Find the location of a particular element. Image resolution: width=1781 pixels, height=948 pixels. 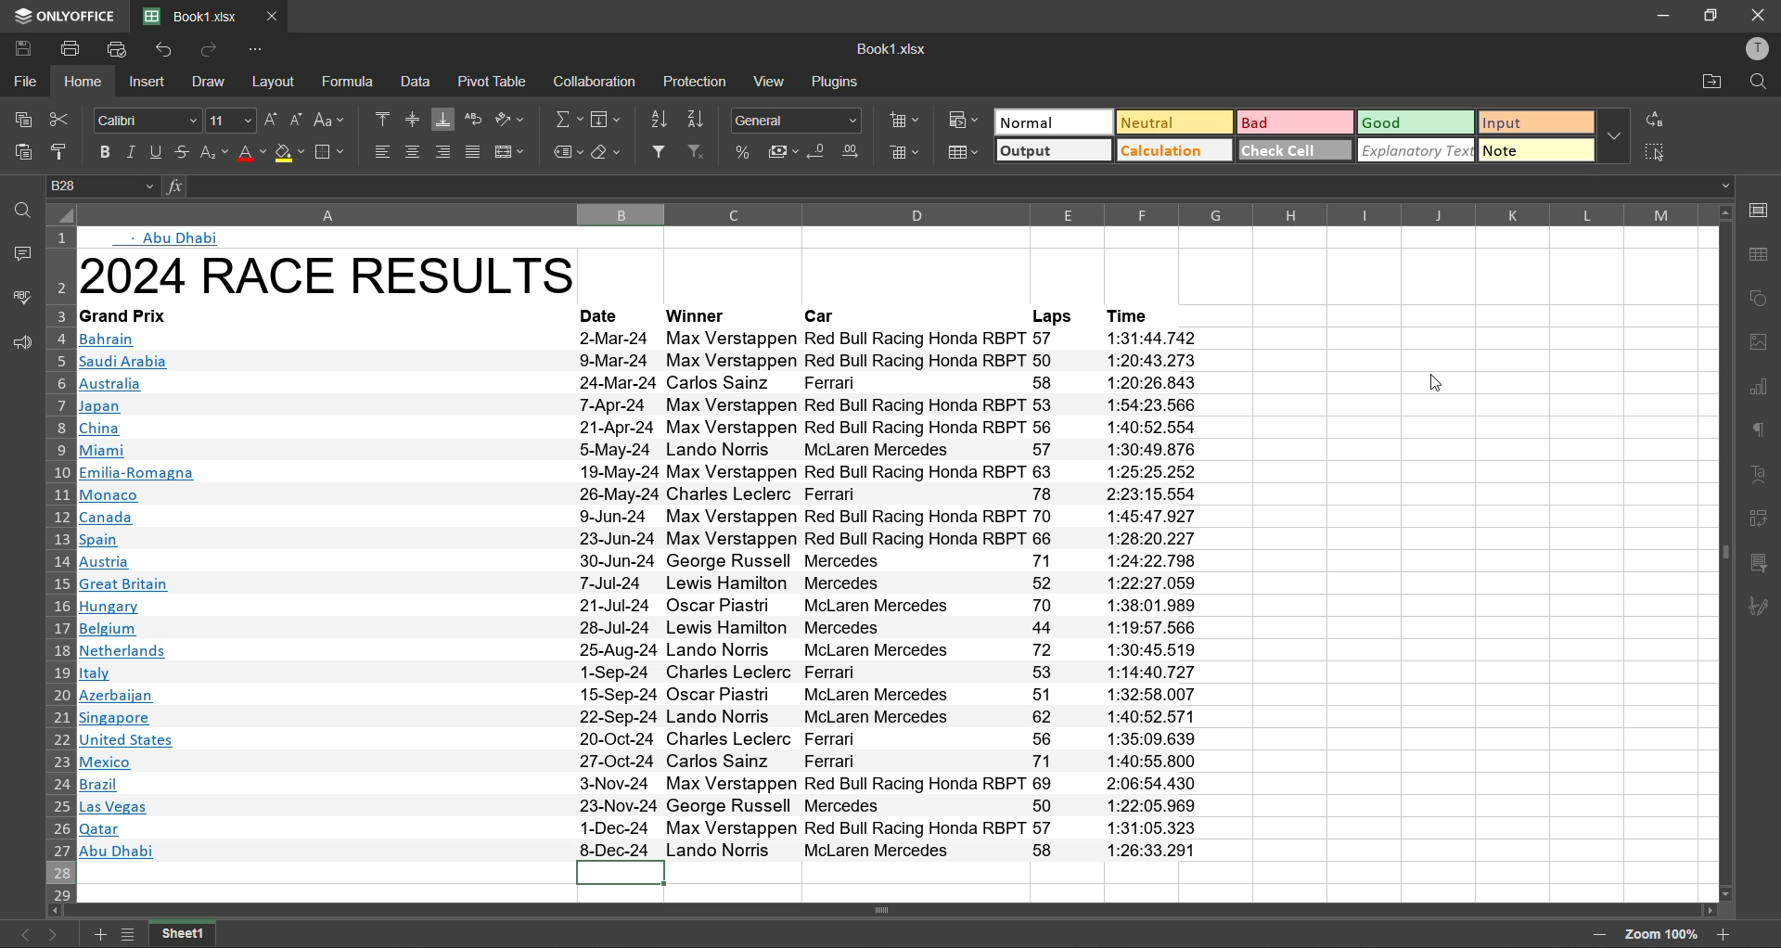

Junited States 20-Oct-24 Charles Leclerc Ferrari 56 1:35:09.639 is located at coordinates (641, 741).